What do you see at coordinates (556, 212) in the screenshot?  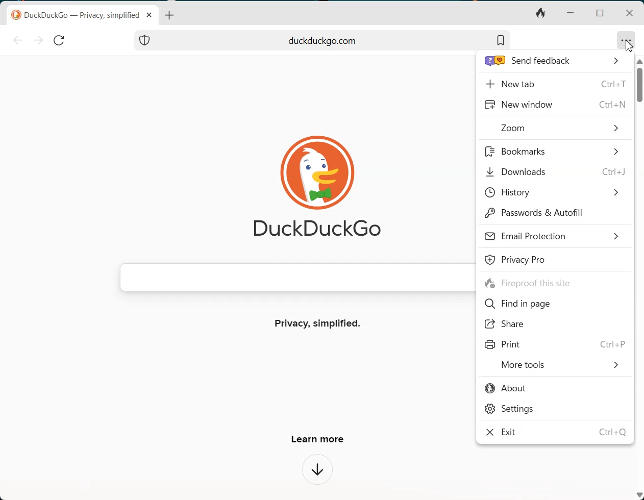 I see `Password & Autofill` at bounding box center [556, 212].